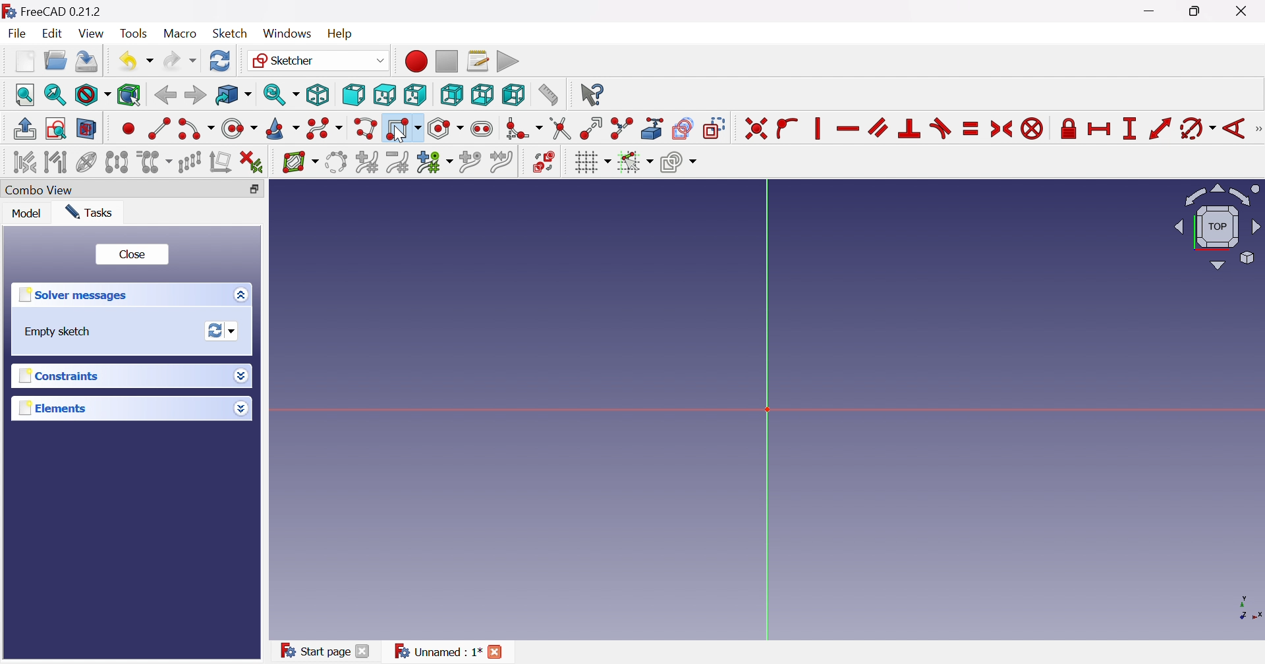 This screenshot has width=1265, height=664. I want to click on Constrain coincident, so click(754, 129).